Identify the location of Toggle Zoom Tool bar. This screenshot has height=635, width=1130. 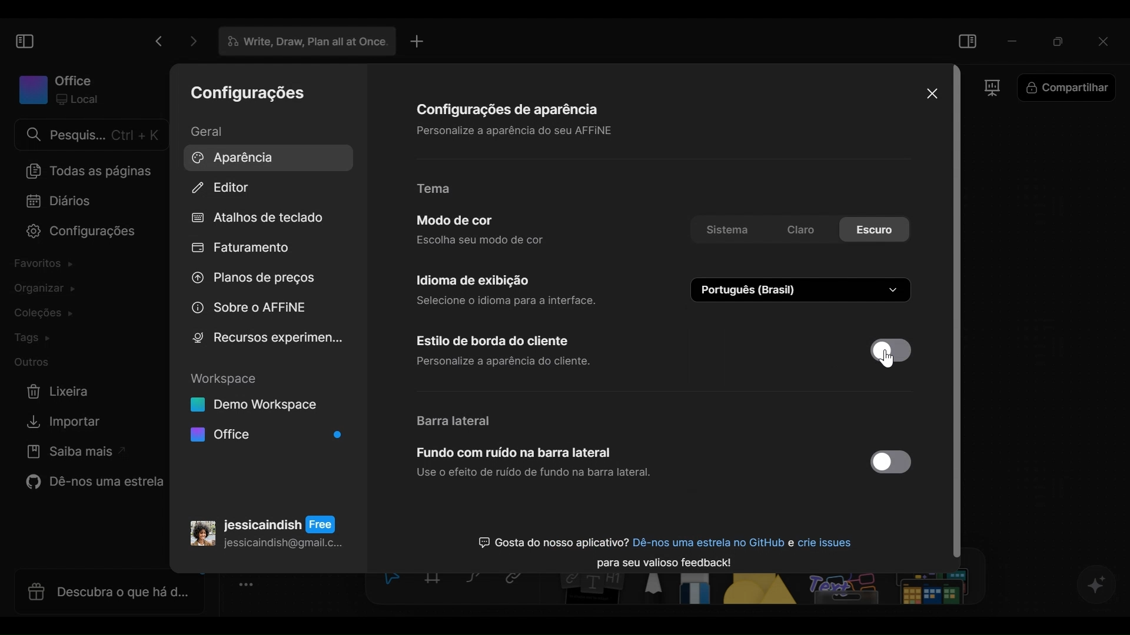
(250, 585).